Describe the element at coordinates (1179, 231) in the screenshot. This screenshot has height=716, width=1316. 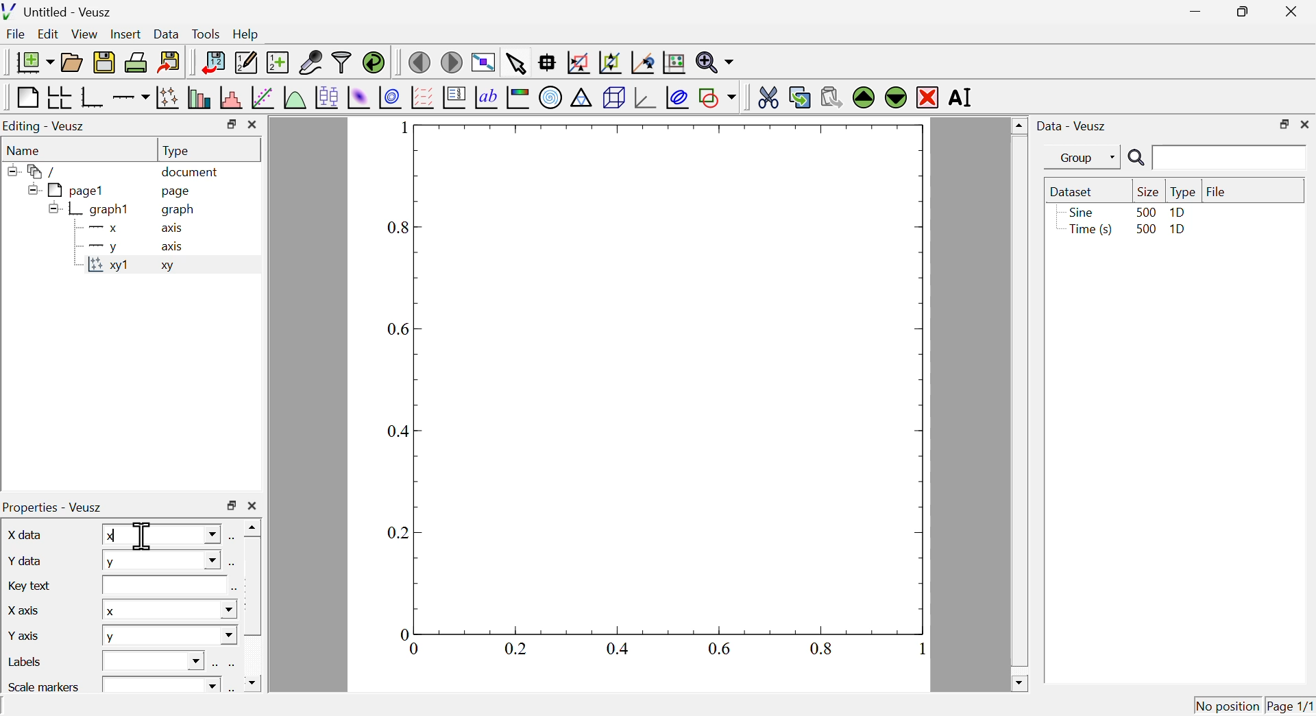
I see `1D` at that location.